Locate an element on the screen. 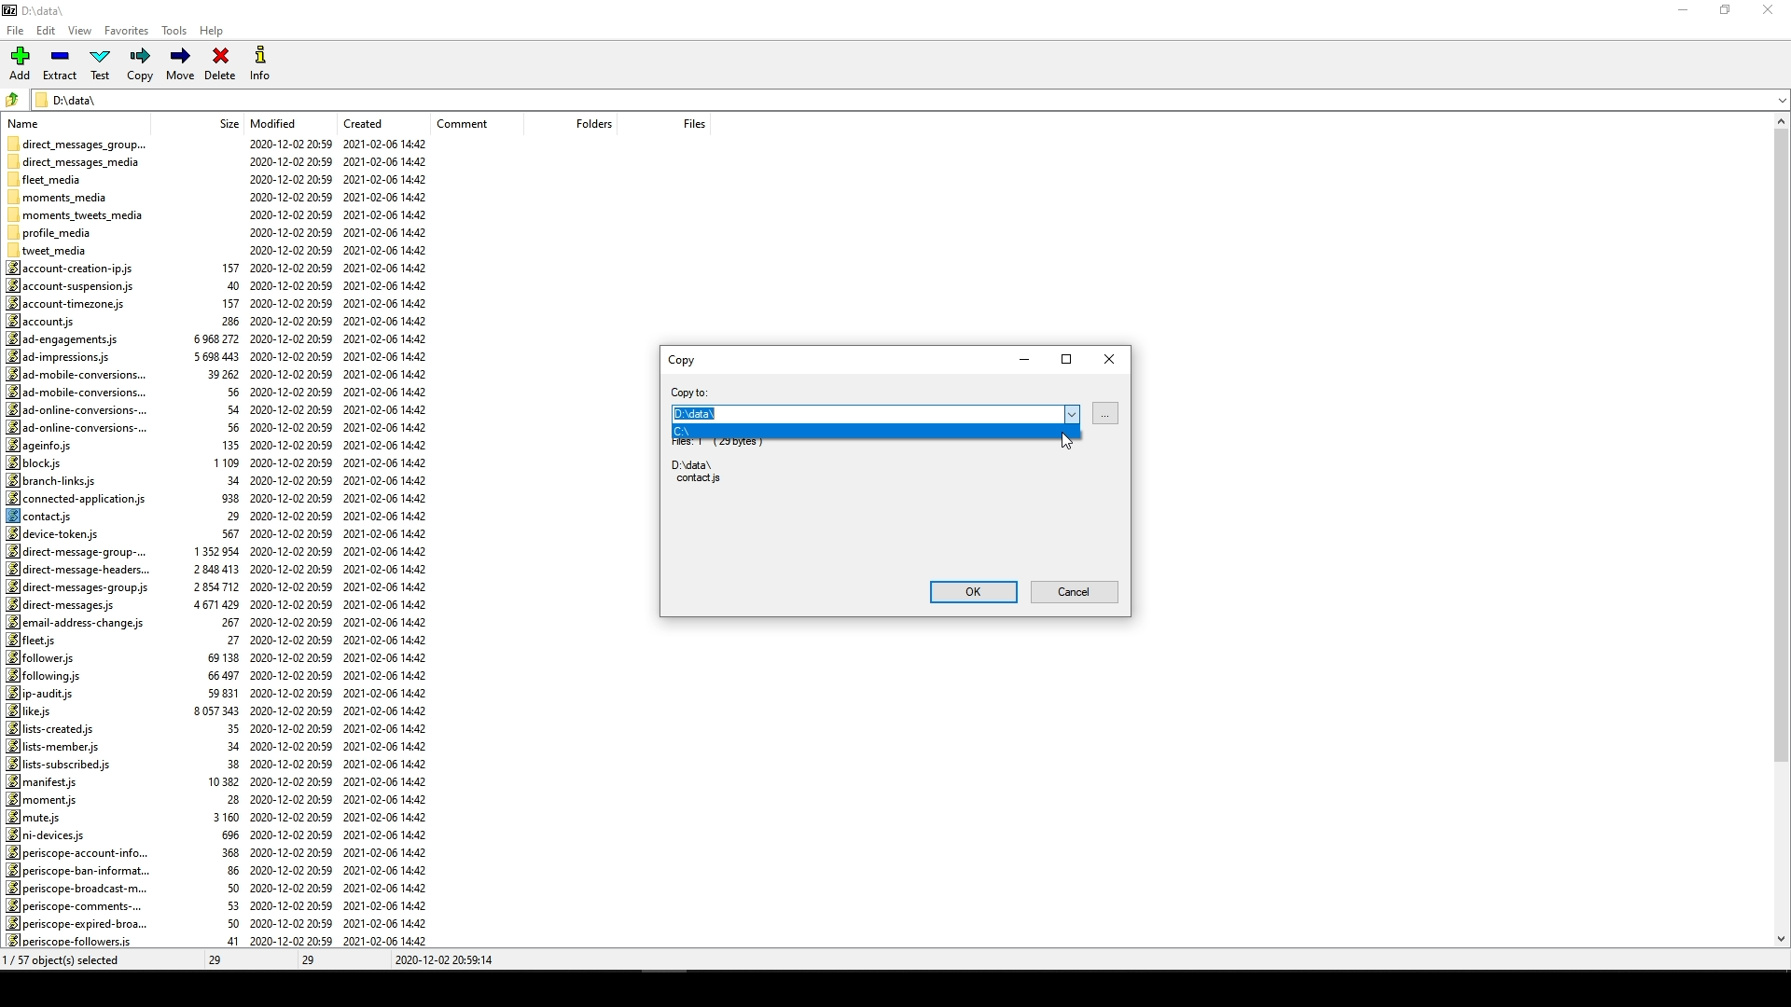 The height and width of the screenshot is (1007, 1791). size is located at coordinates (223, 124).